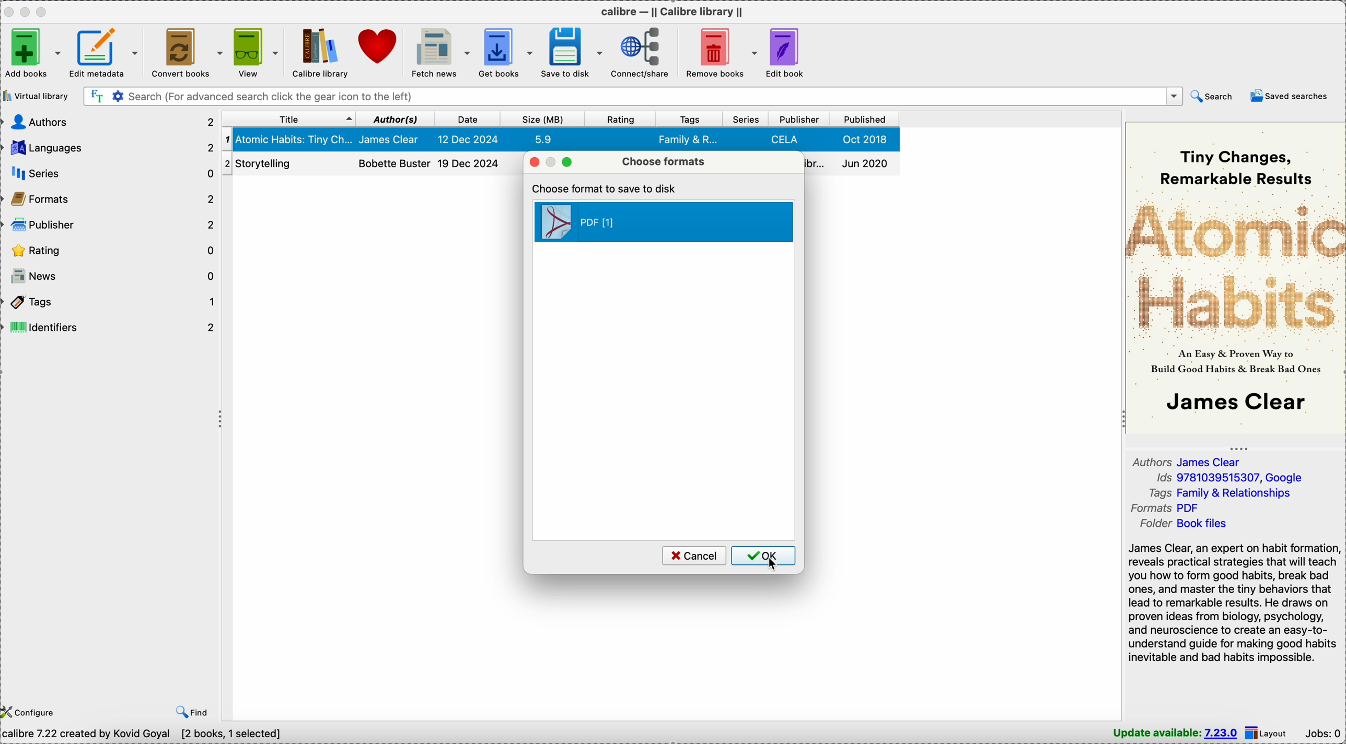 The width and height of the screenshot is (1346, 744). What do you see at coordinates (1165, 507) in the screenshot?
I see `formats PDF` at bounding box center [1165, 507].